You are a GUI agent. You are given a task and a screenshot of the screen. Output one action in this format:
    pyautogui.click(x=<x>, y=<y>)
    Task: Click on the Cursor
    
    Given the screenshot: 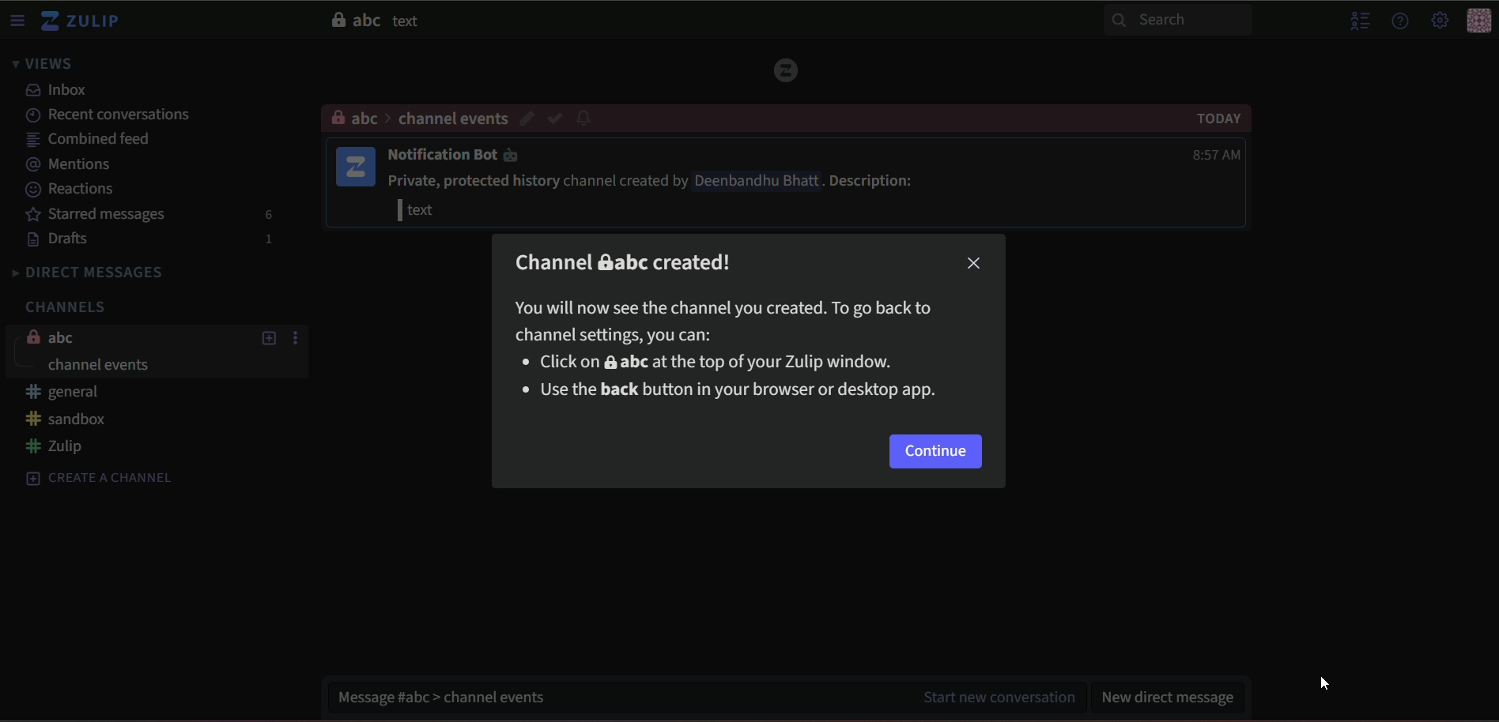 What is the action you would take?
    pyautogui.click(x=1325, y=683)
    